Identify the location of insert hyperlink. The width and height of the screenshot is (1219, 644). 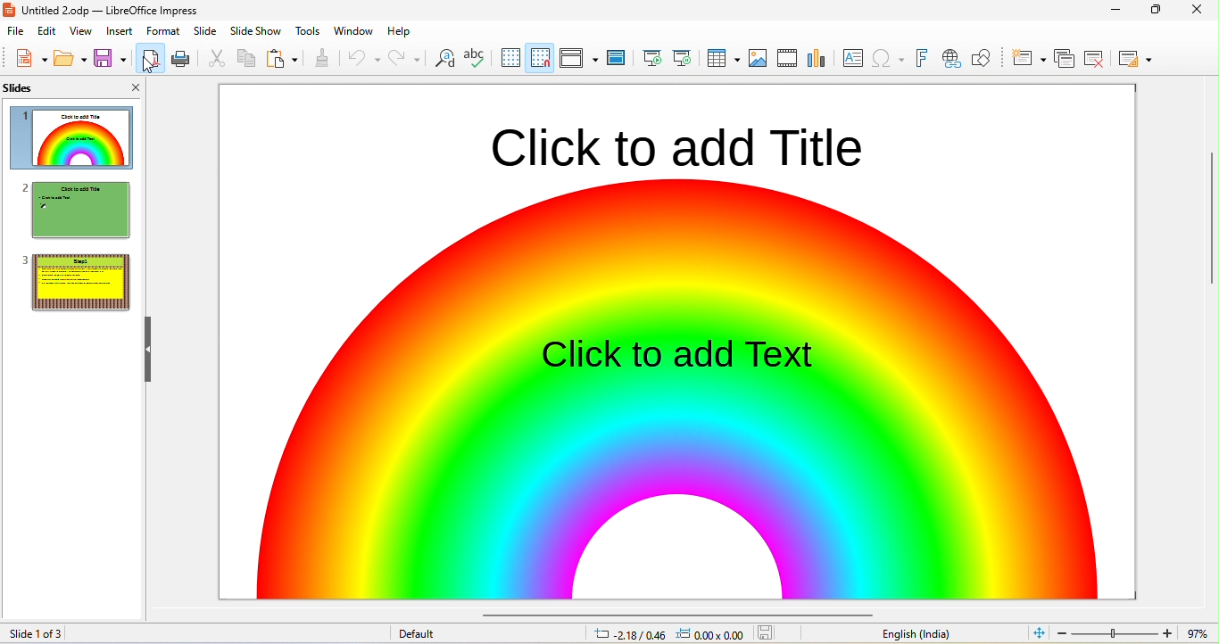
(889, 56).